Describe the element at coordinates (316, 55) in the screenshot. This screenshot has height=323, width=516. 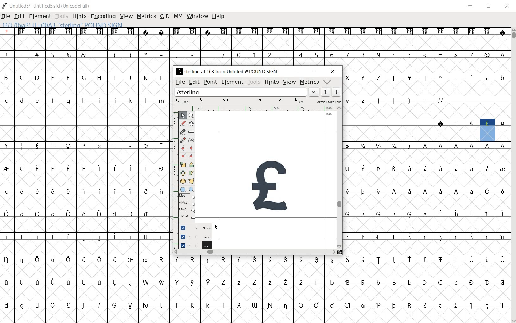
I see `5` at that location.